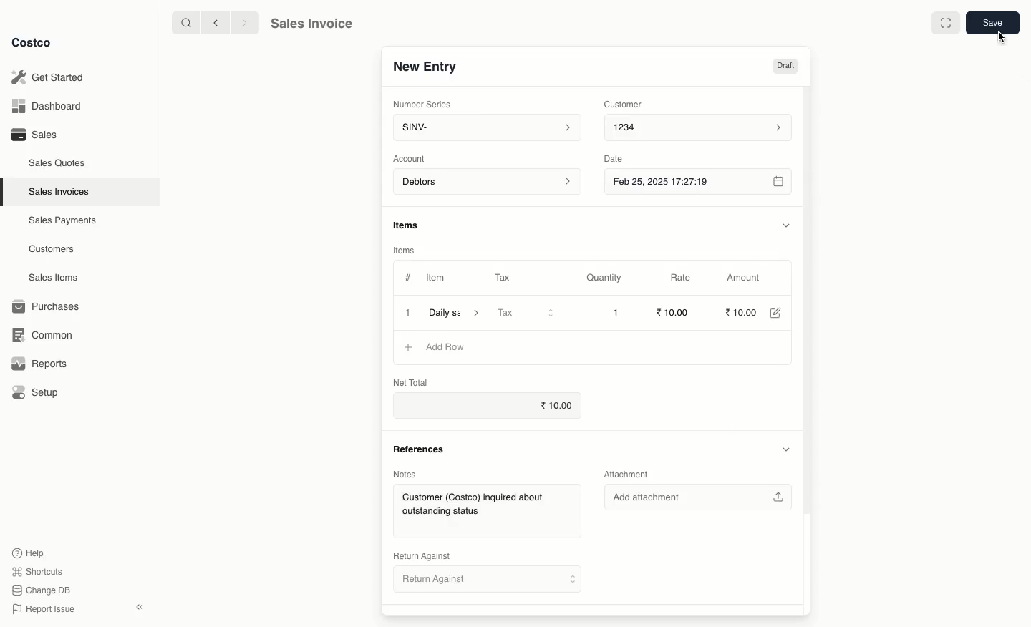 This screenshot has width=1031, height=627. Describe the element at coordinates (488, 183) in the screenshot. I see `Debtors` at that location.